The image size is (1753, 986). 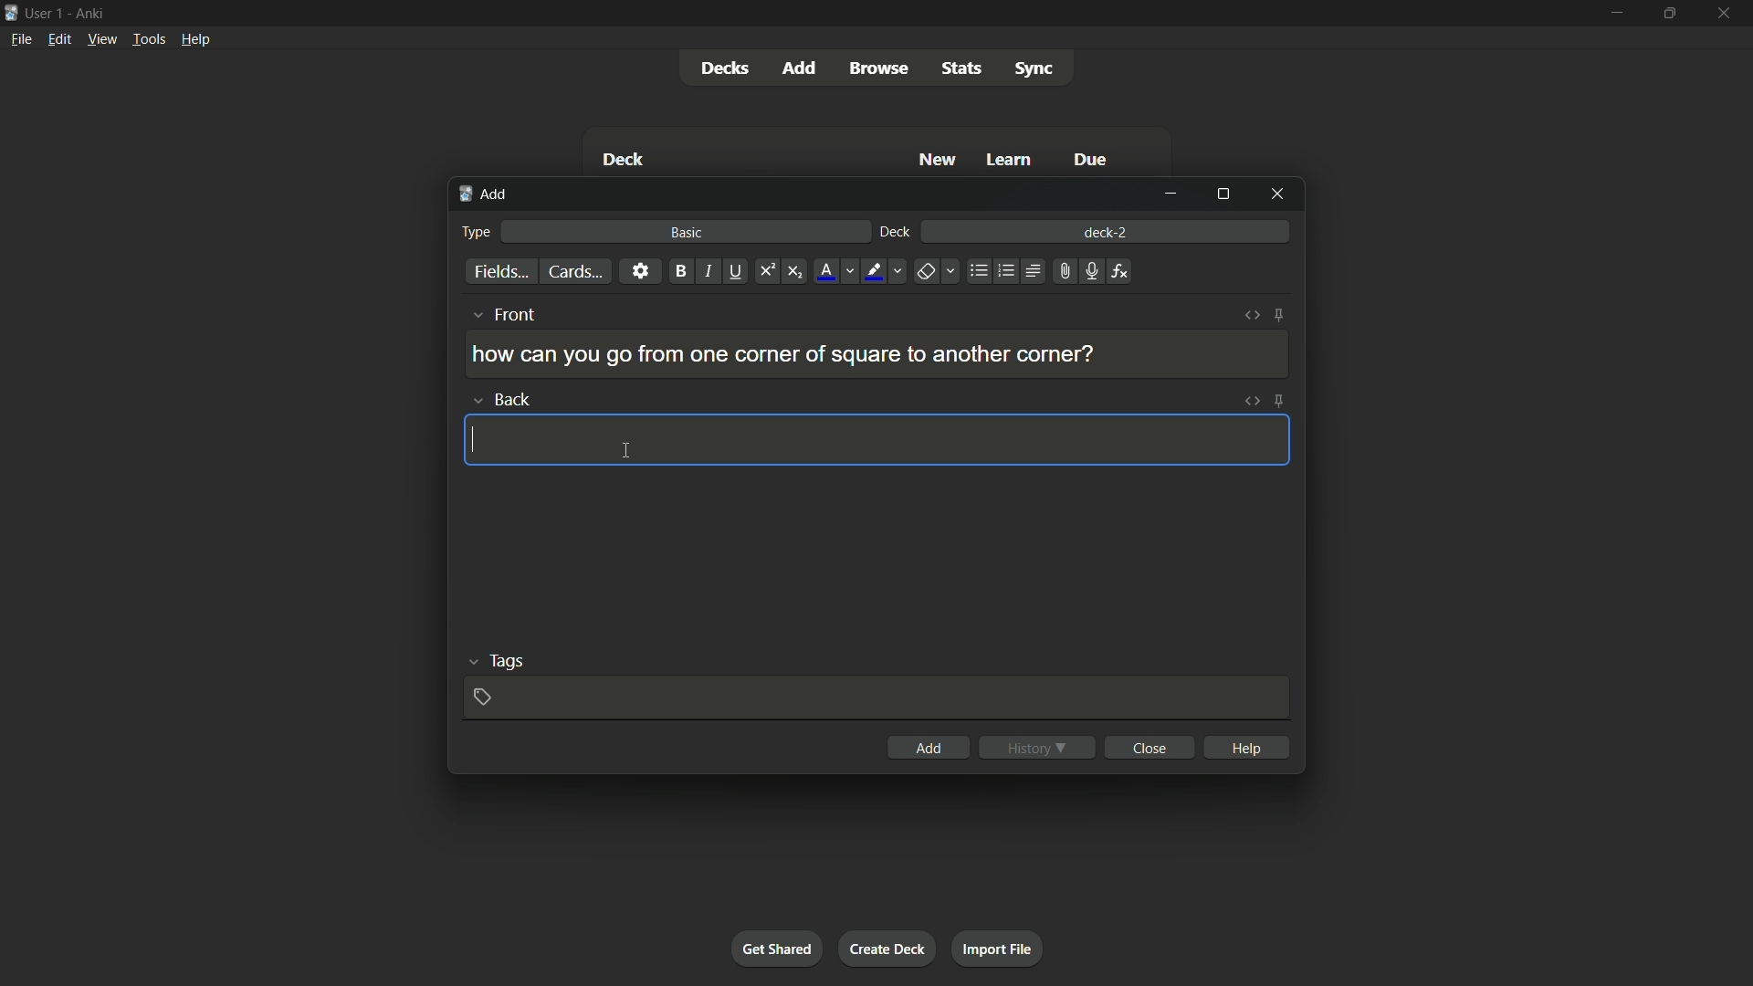 What do you see at coordinates (797, 68) in the screenshot?
I see `add` at bounding box center [797, 68].